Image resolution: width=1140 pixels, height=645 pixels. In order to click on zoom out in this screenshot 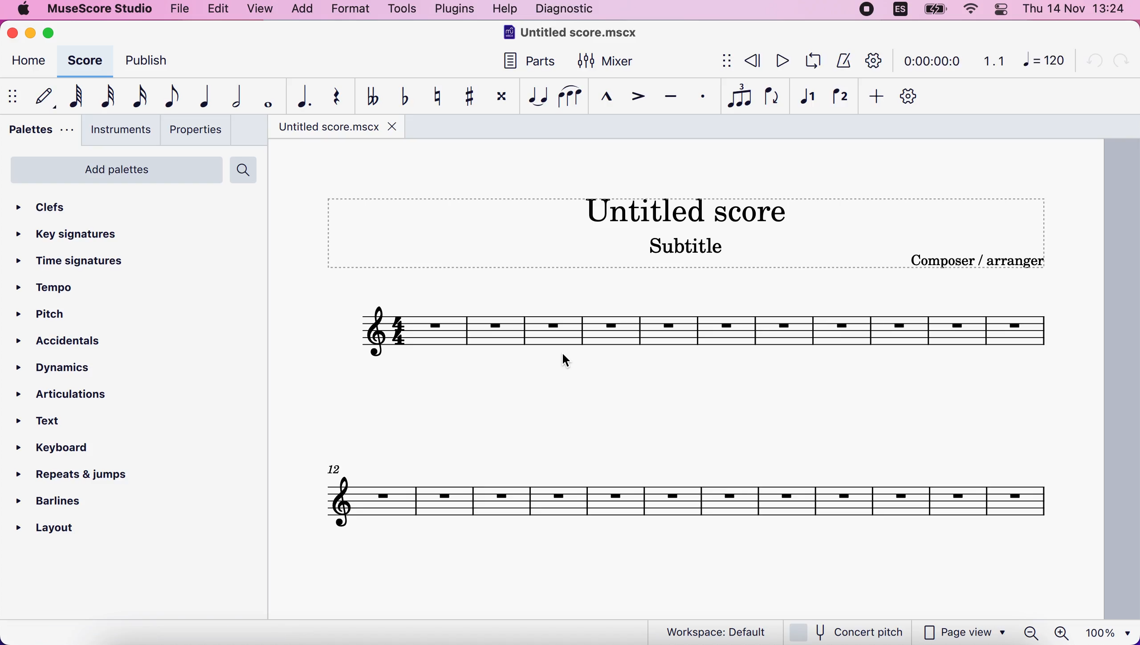, I will do `click(1030, 633)`.